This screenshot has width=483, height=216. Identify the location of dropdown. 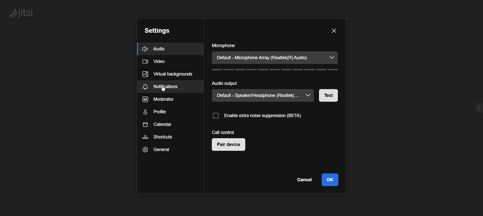
(328, 58).